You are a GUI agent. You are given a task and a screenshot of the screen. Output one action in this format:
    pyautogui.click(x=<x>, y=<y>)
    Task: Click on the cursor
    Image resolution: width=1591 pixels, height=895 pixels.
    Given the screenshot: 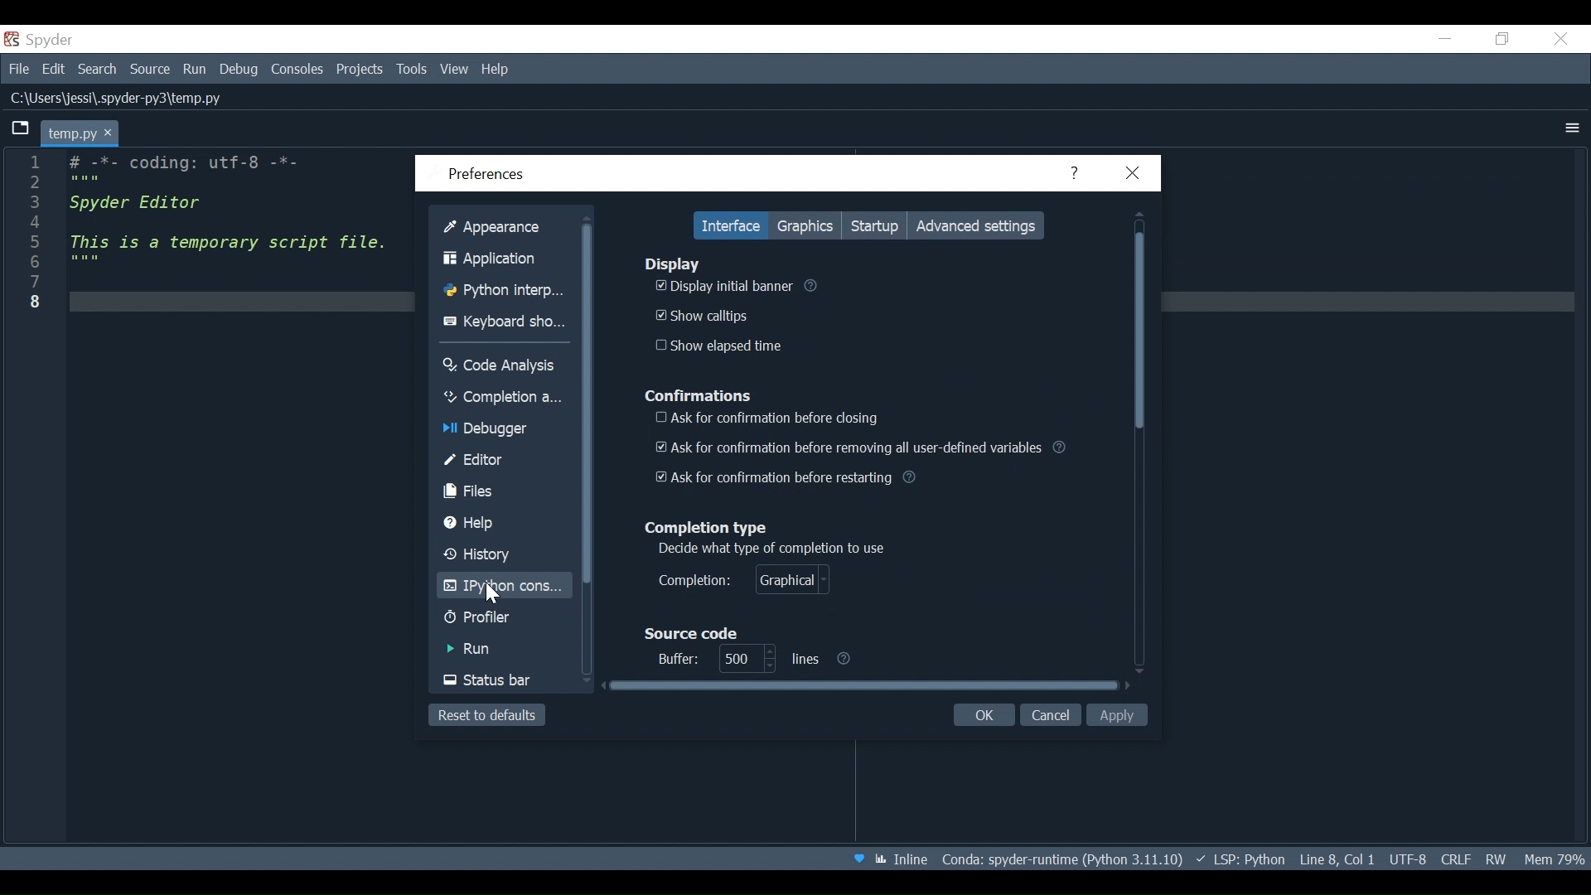 What is the action you would take?
    pyautogui.click(x=494, y=595)
    